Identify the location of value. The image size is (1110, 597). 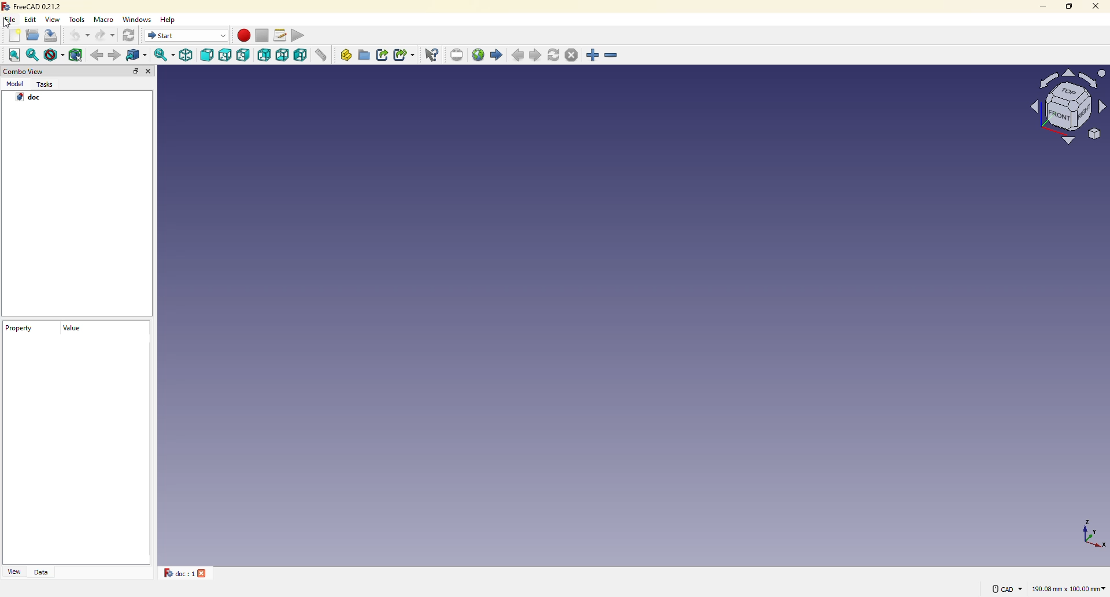
(70, 332).